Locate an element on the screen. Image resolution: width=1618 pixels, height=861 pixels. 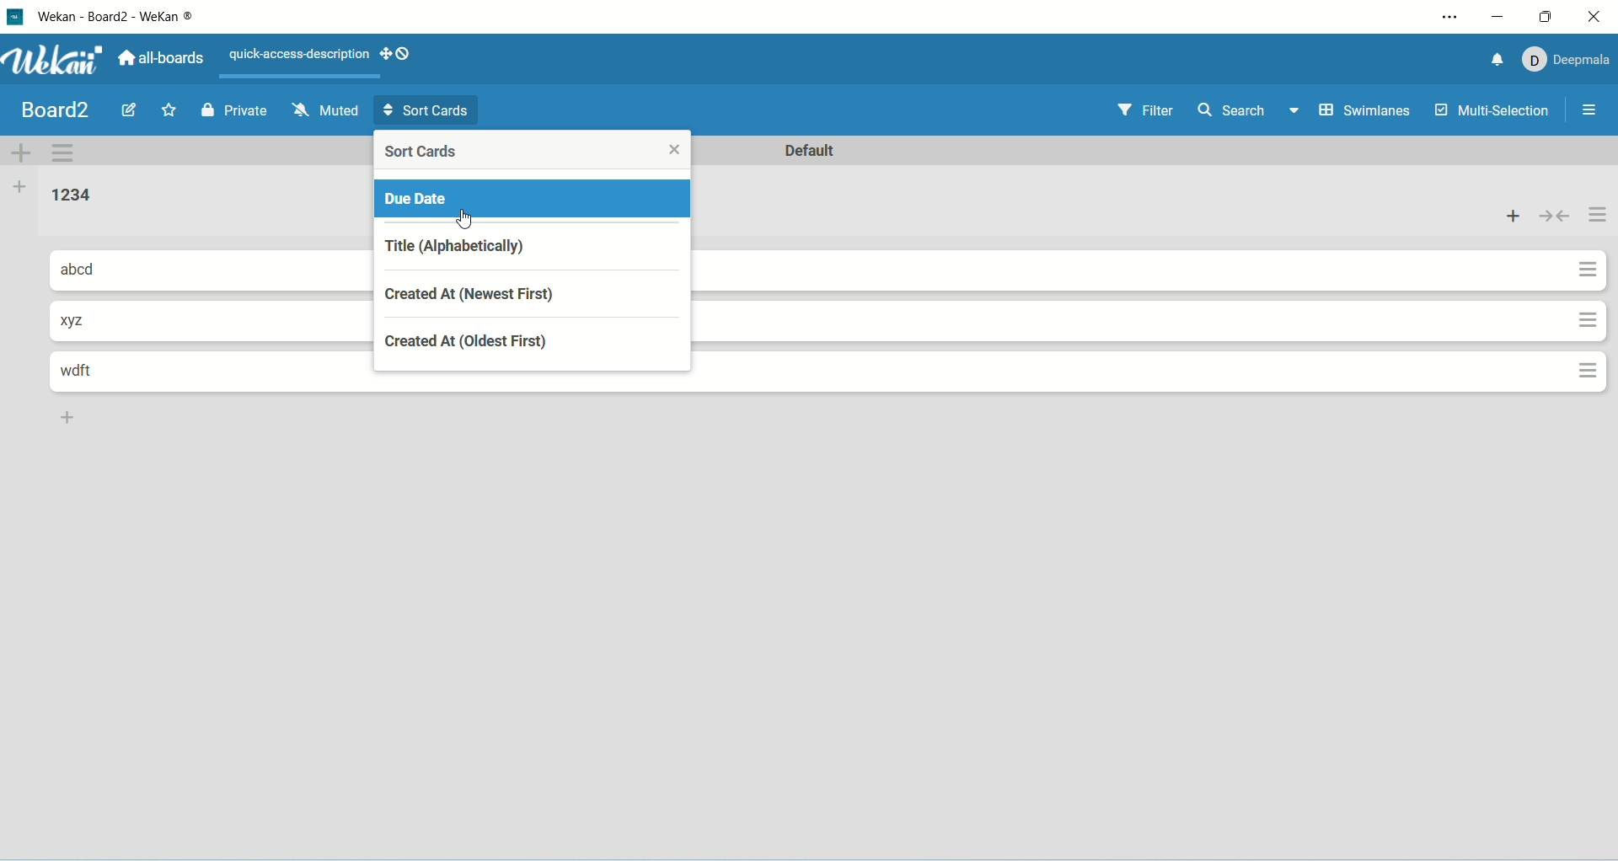
filter is located at coordinates (1151, 109).